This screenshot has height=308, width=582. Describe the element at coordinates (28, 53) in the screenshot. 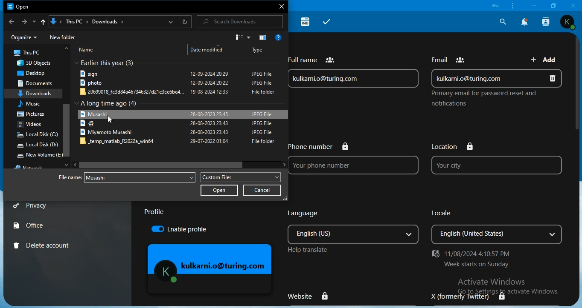

I see `this pc` at that location.